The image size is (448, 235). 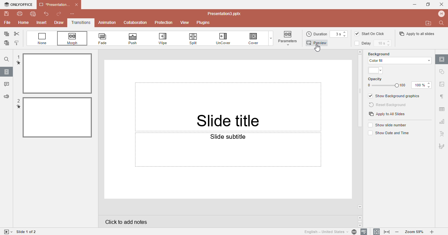 What do you see at coordinates (415, 232) in the screenshot?
I see `Zoom` at bounding box center [415, 232].